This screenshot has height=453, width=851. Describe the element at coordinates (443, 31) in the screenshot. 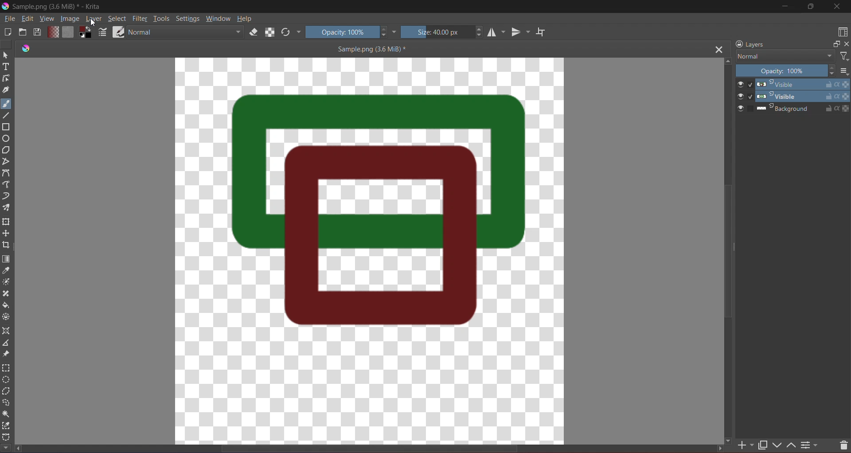

I see `Size` at that location.